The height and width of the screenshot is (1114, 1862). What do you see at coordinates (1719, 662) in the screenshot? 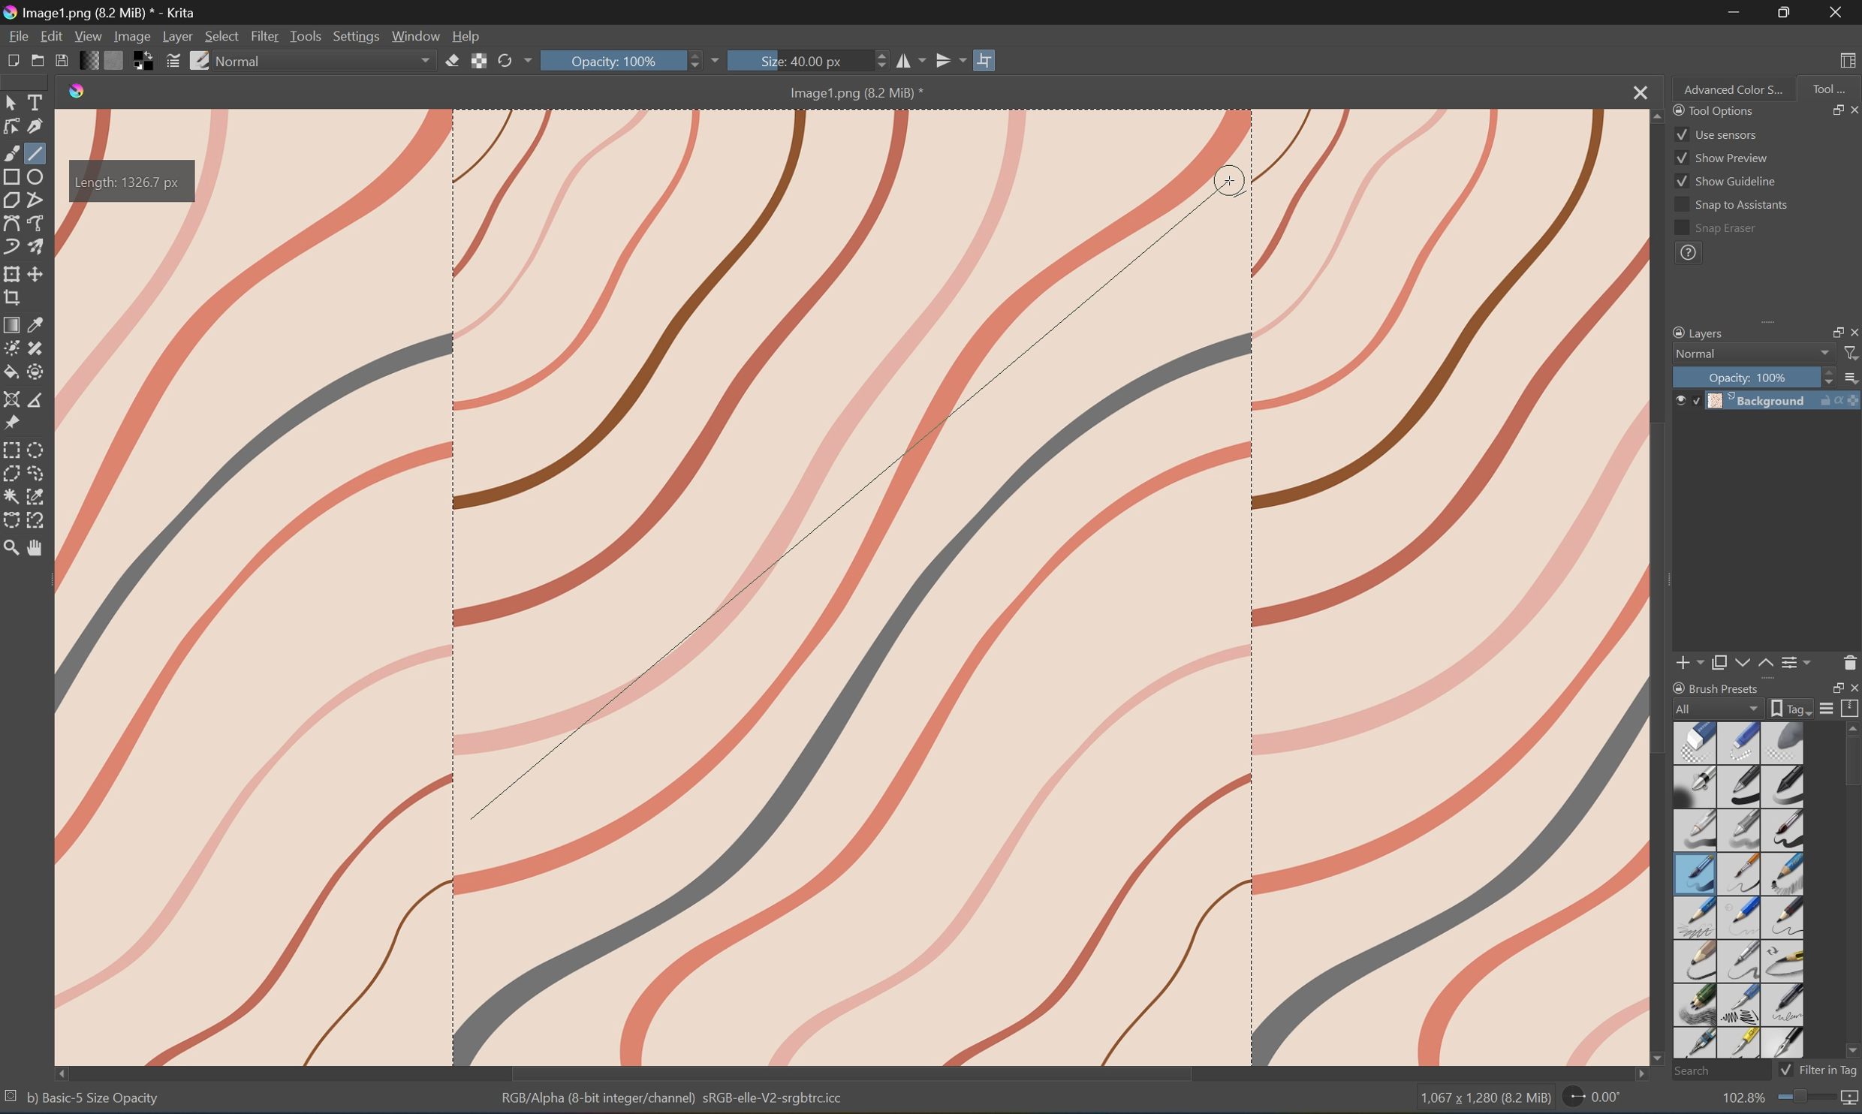
I see `Duplicate layer or mask ` at bounding box center [1719, 662].